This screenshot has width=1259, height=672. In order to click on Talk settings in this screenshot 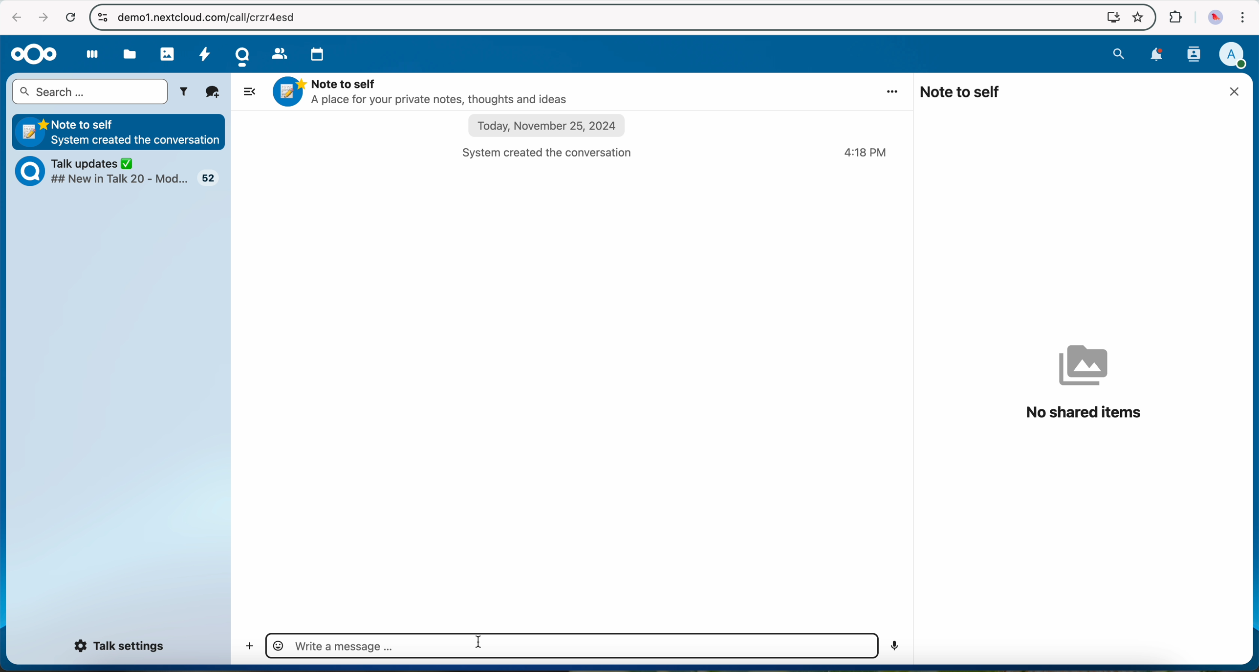, I will do `click(121, 647)`.